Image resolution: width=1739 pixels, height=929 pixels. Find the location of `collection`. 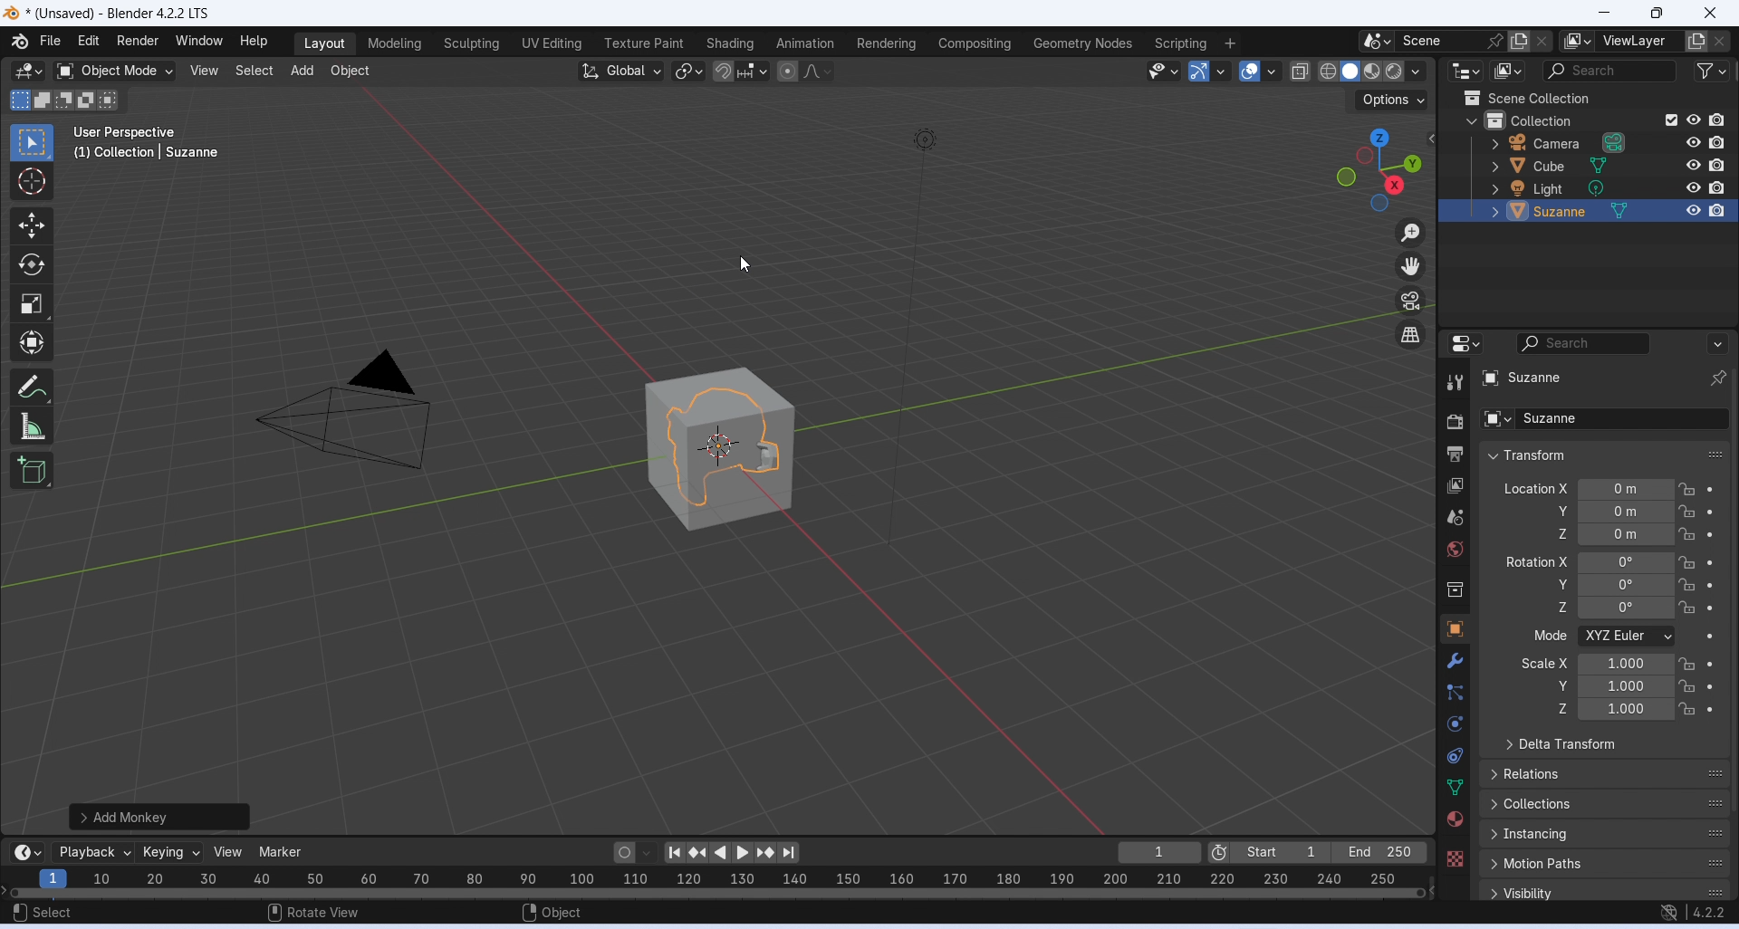

collection is located at coordinates (1456, 591).